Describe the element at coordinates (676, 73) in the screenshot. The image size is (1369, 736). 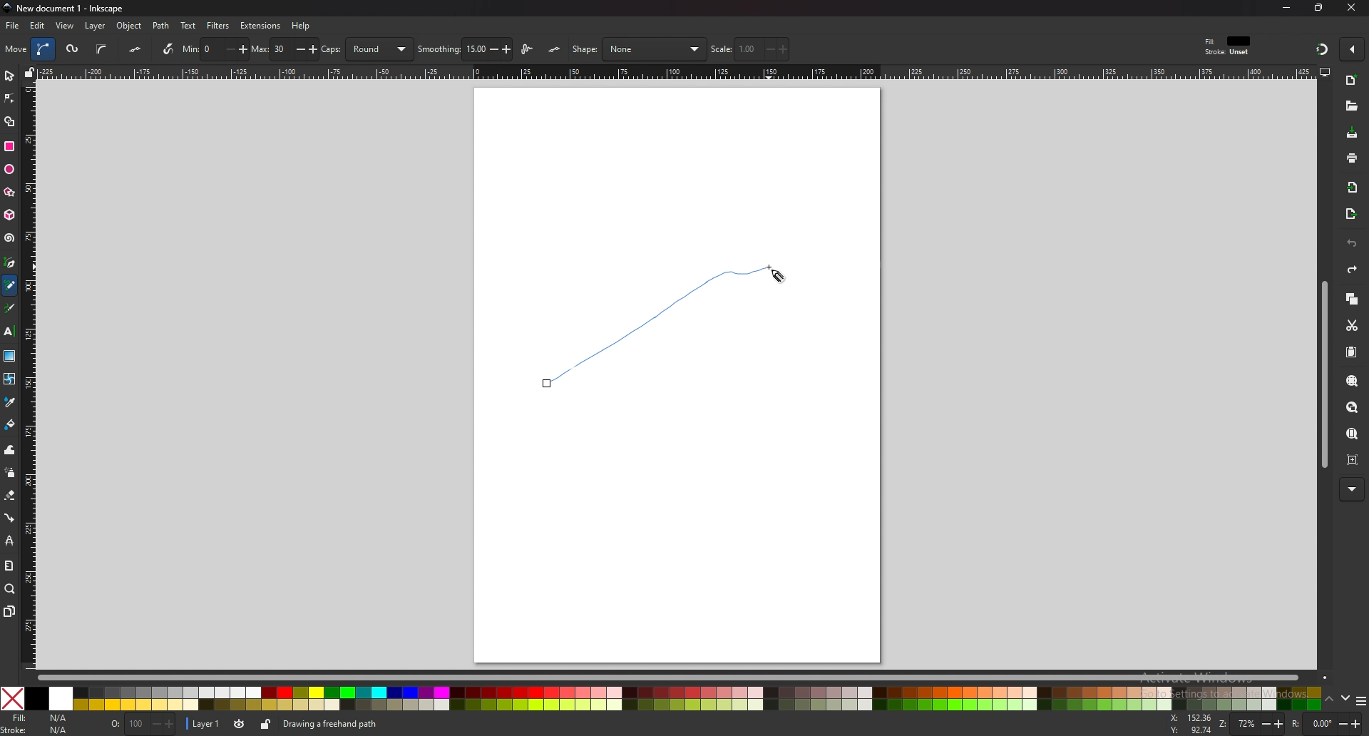
I see `horizontal scale` at that location.